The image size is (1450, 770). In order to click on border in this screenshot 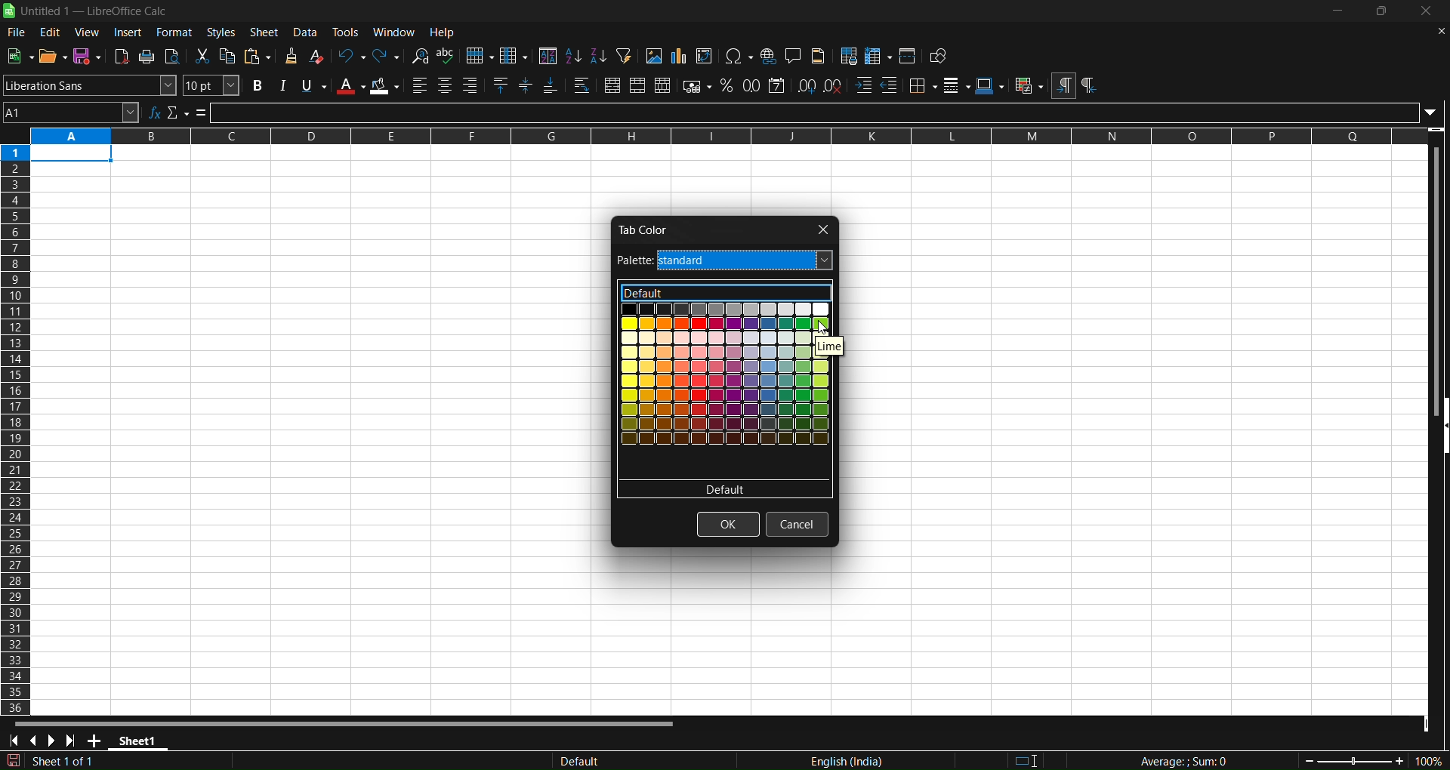, I will do `click(923, 85)`.